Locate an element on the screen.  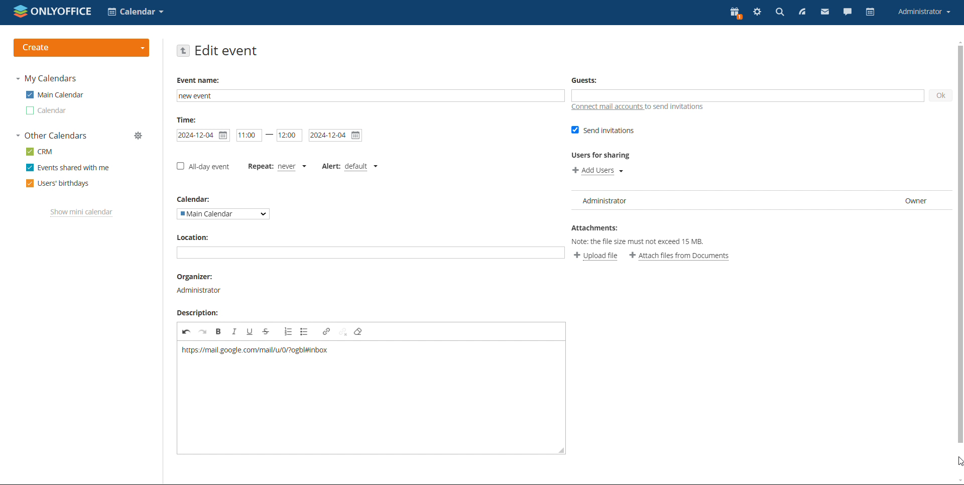
underline is located at coordinates (250, 331).